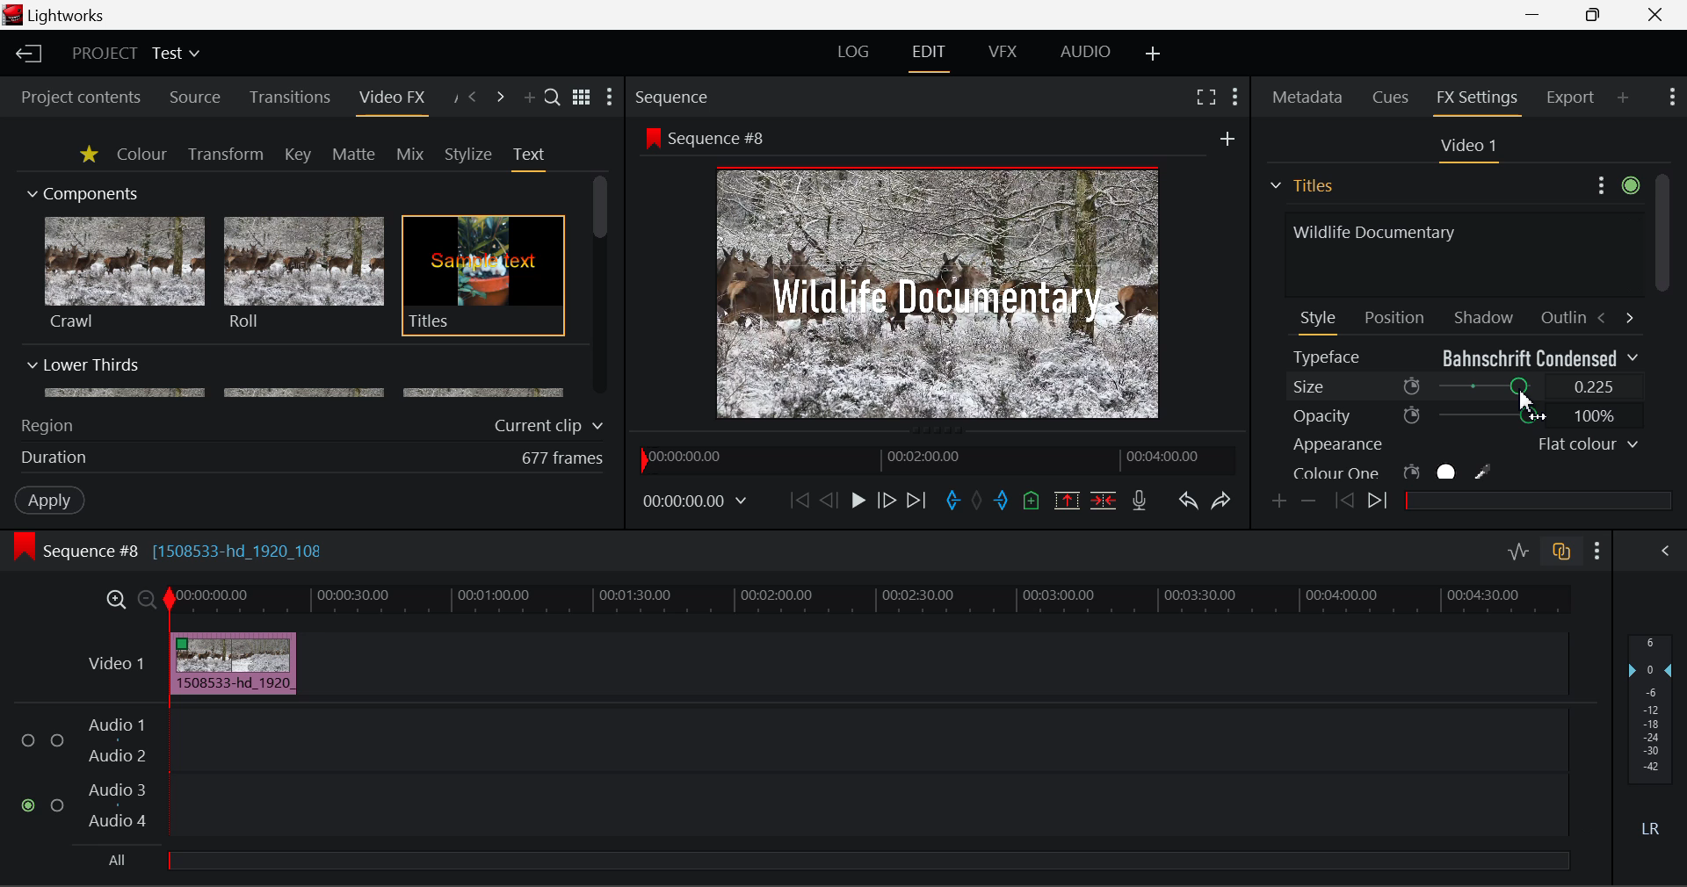 The image size is (1687, 887). Describe the element at coordinates (869, 601) in the screenshot. I see `Project Timeline` at that location.